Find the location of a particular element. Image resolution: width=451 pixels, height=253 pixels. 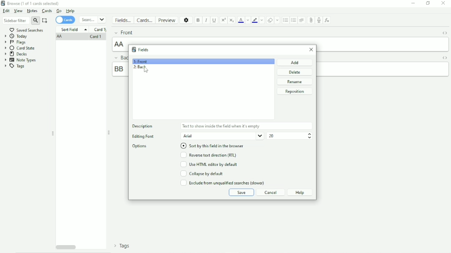

Note Types is located at coordinates (21, 60).